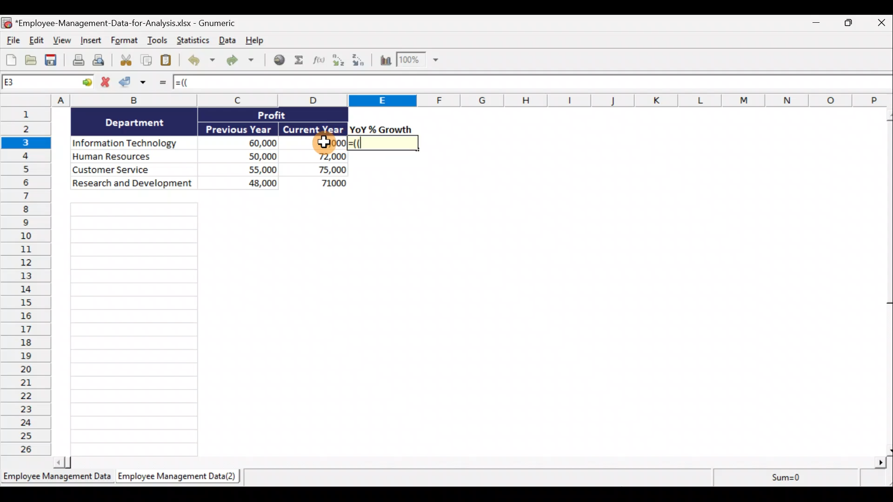  What do you see at coordinates (77, 61) in the screenshot?
I see `Print the current file` at bounding box center [77, 61].